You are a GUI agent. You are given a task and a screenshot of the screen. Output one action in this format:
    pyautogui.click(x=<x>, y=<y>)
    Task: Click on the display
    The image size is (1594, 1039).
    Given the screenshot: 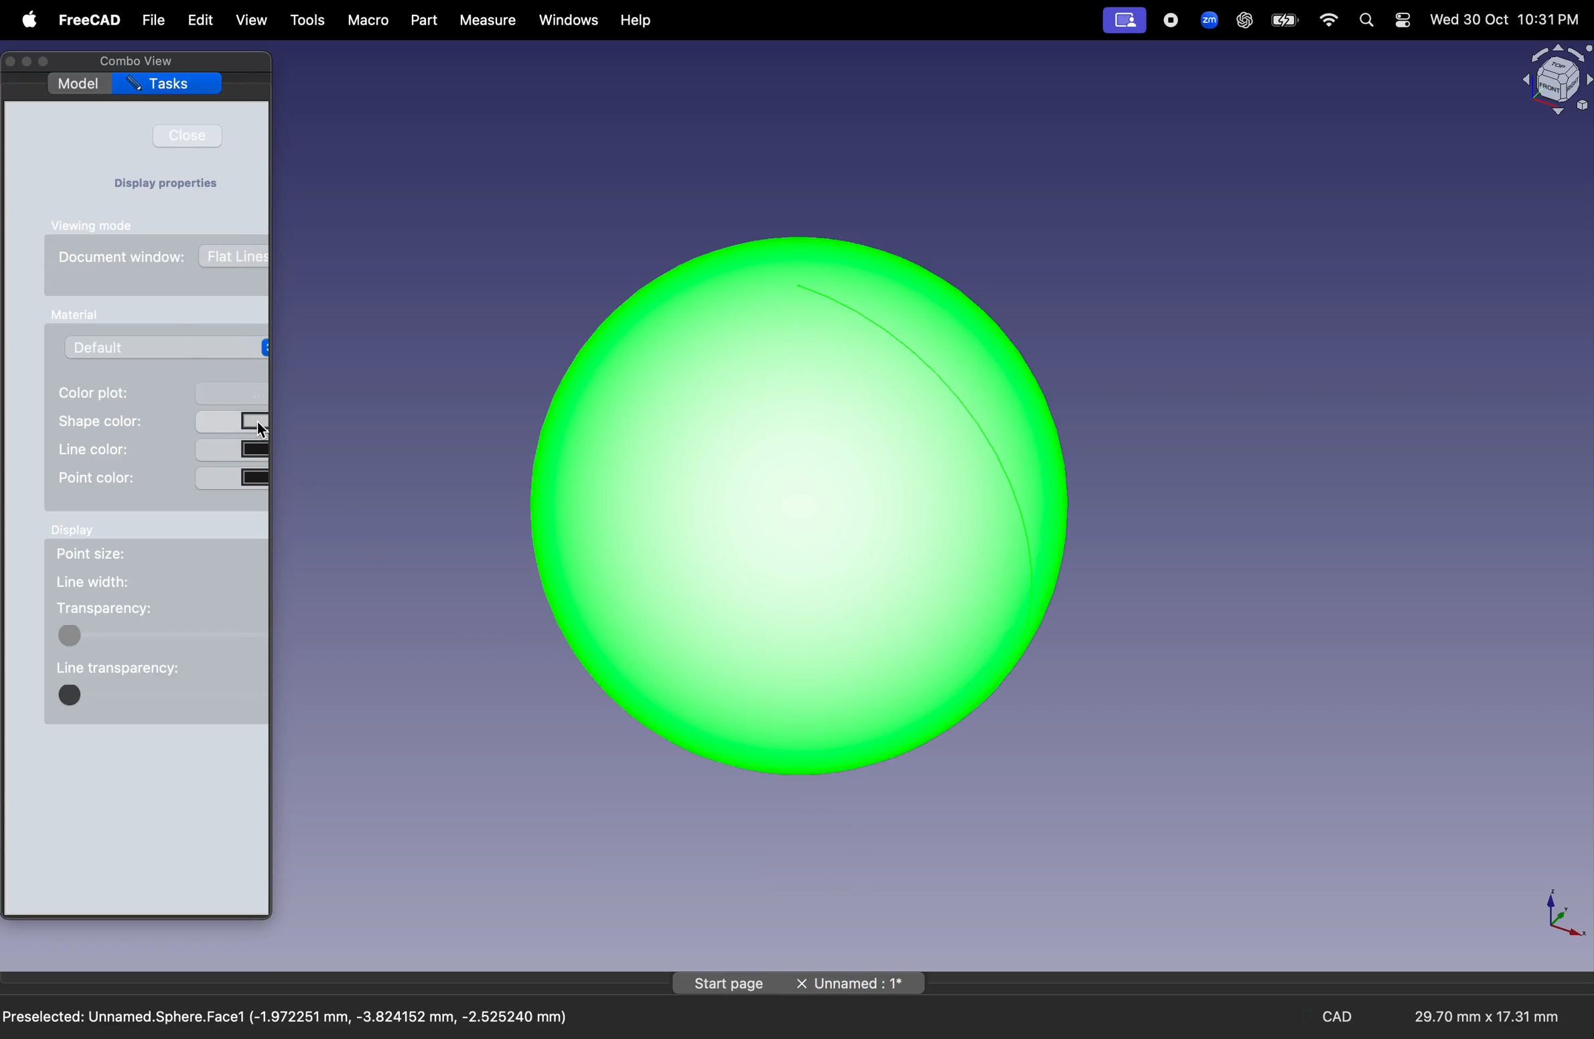 What is the action you would take?
    pyautogui.click(x=81, y=529)
    